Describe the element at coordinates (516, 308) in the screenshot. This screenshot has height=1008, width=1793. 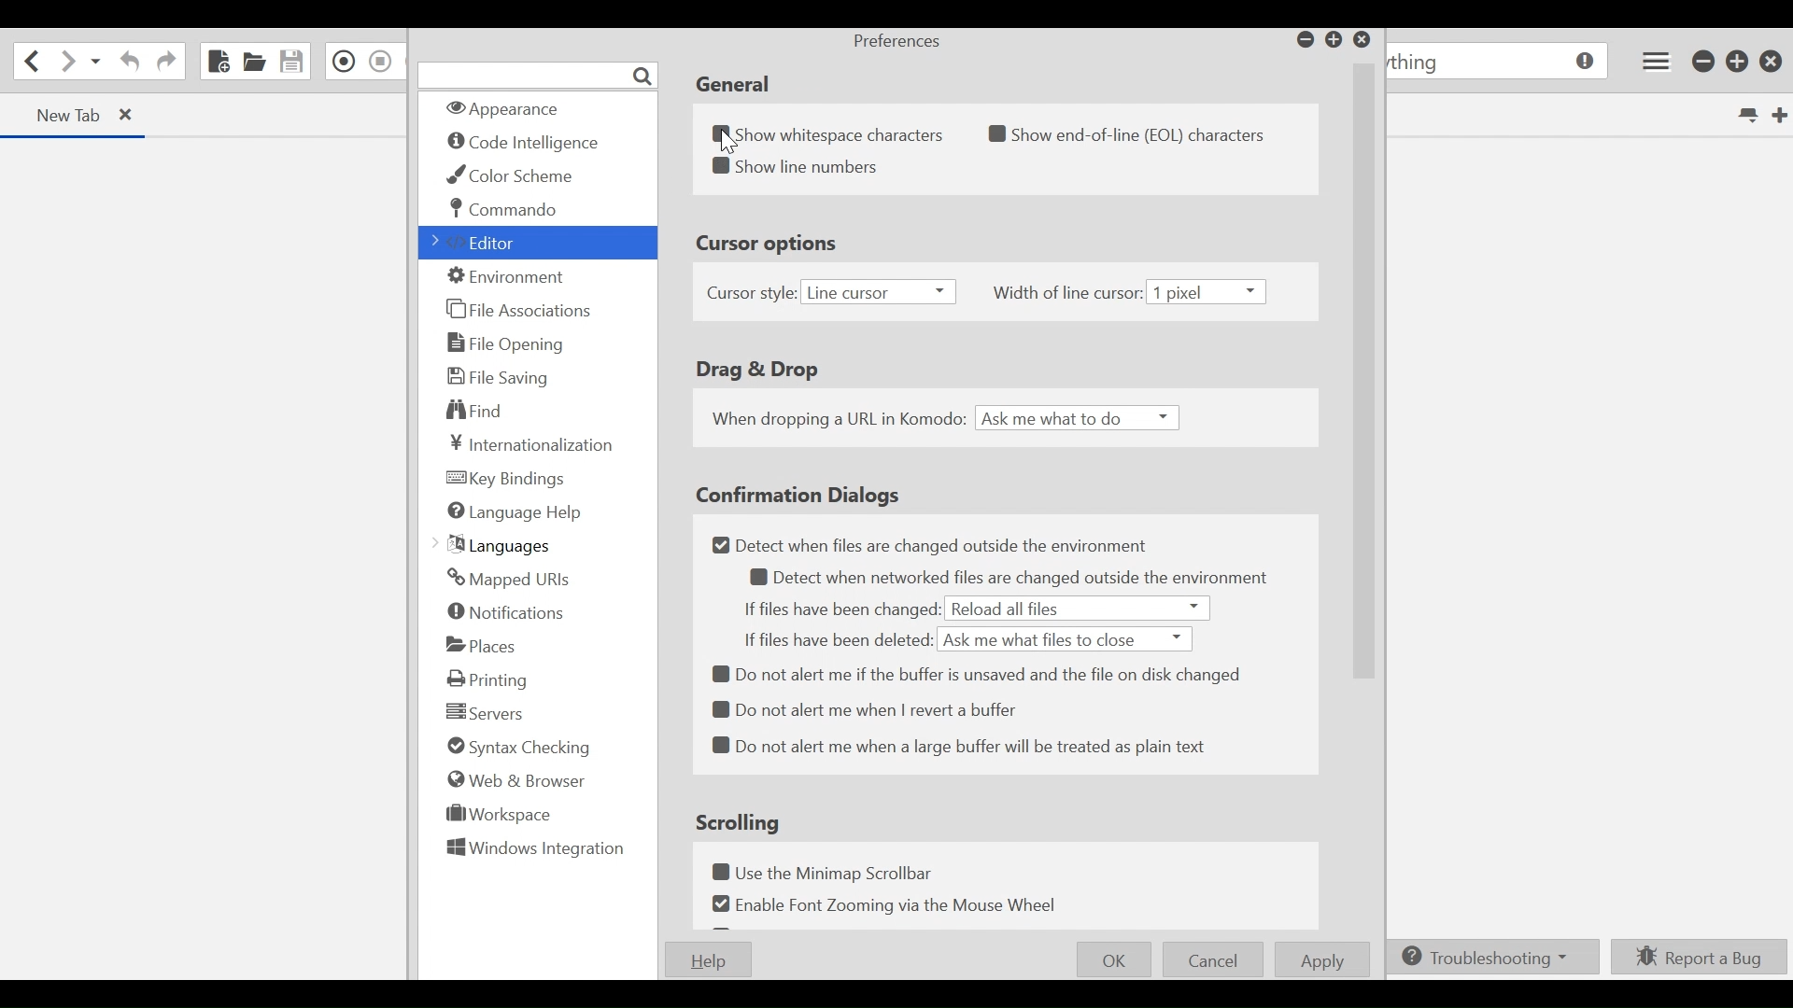
I see `File Association` at that location.